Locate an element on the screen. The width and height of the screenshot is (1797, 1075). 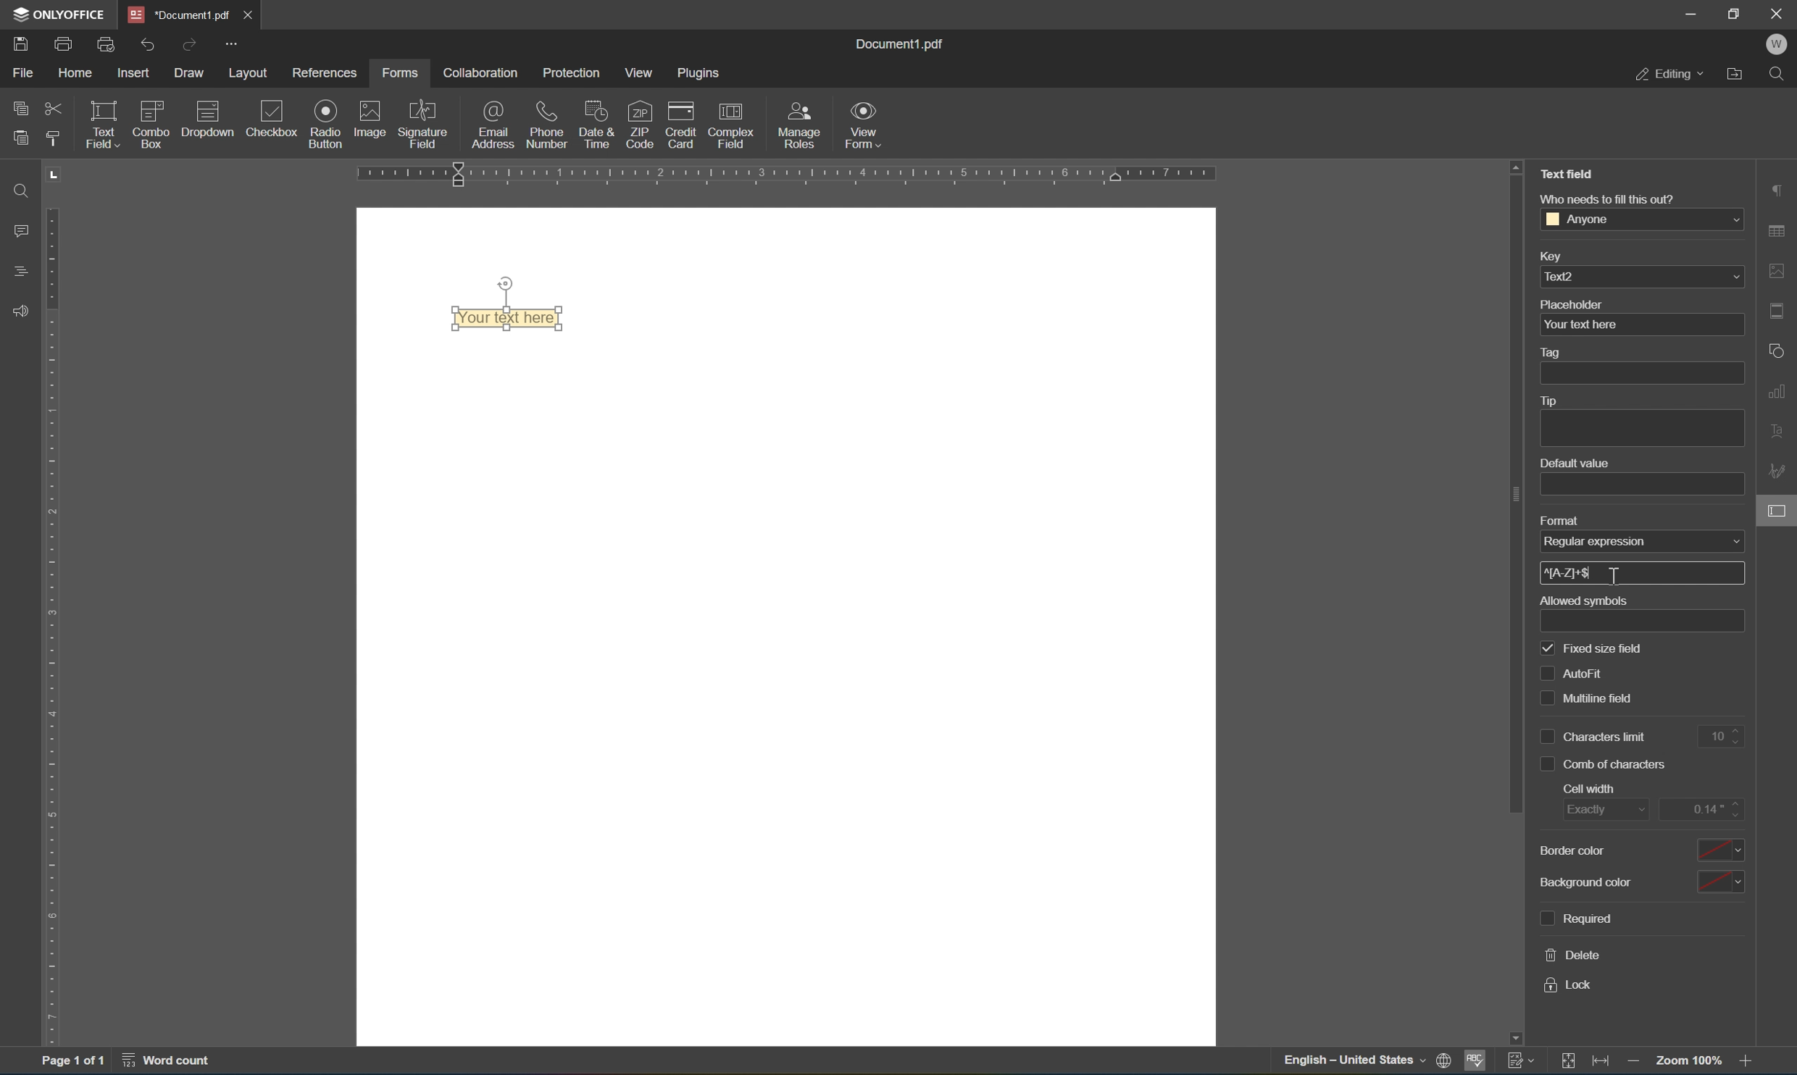
combo box is located at coordinates (151, 125).